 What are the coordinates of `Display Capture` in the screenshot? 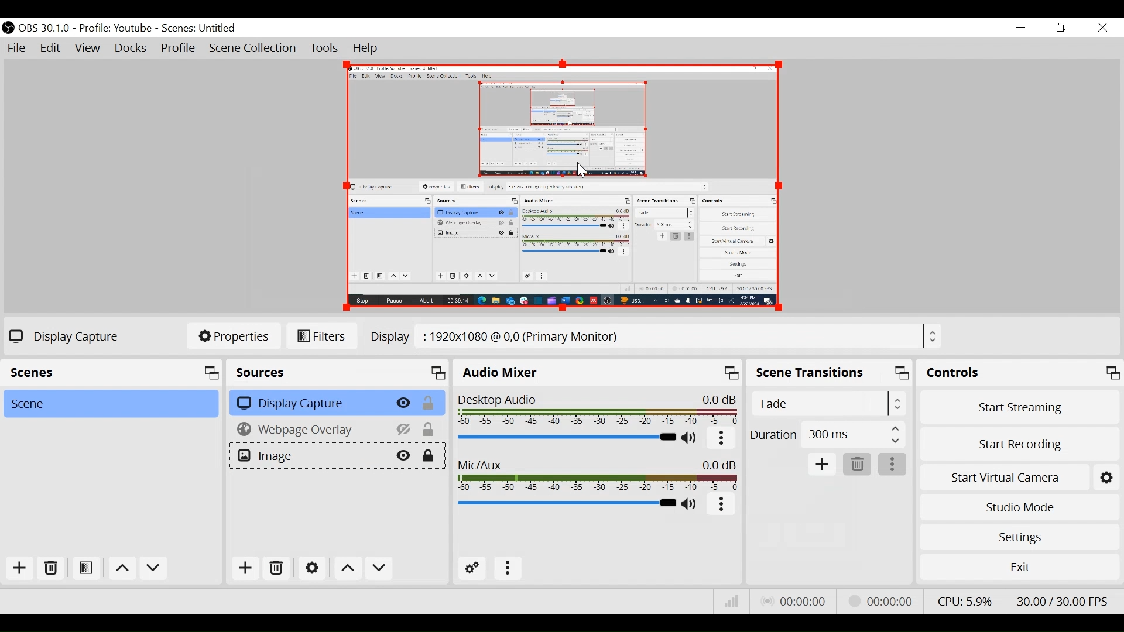 It's located at (307, 403).